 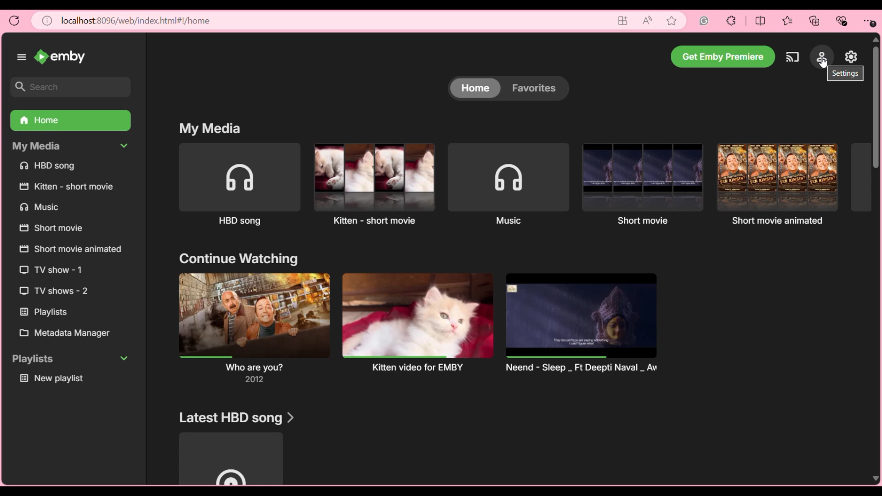 I want to click on localhost8096/web/index.html/home, so click(x=135, y=21).